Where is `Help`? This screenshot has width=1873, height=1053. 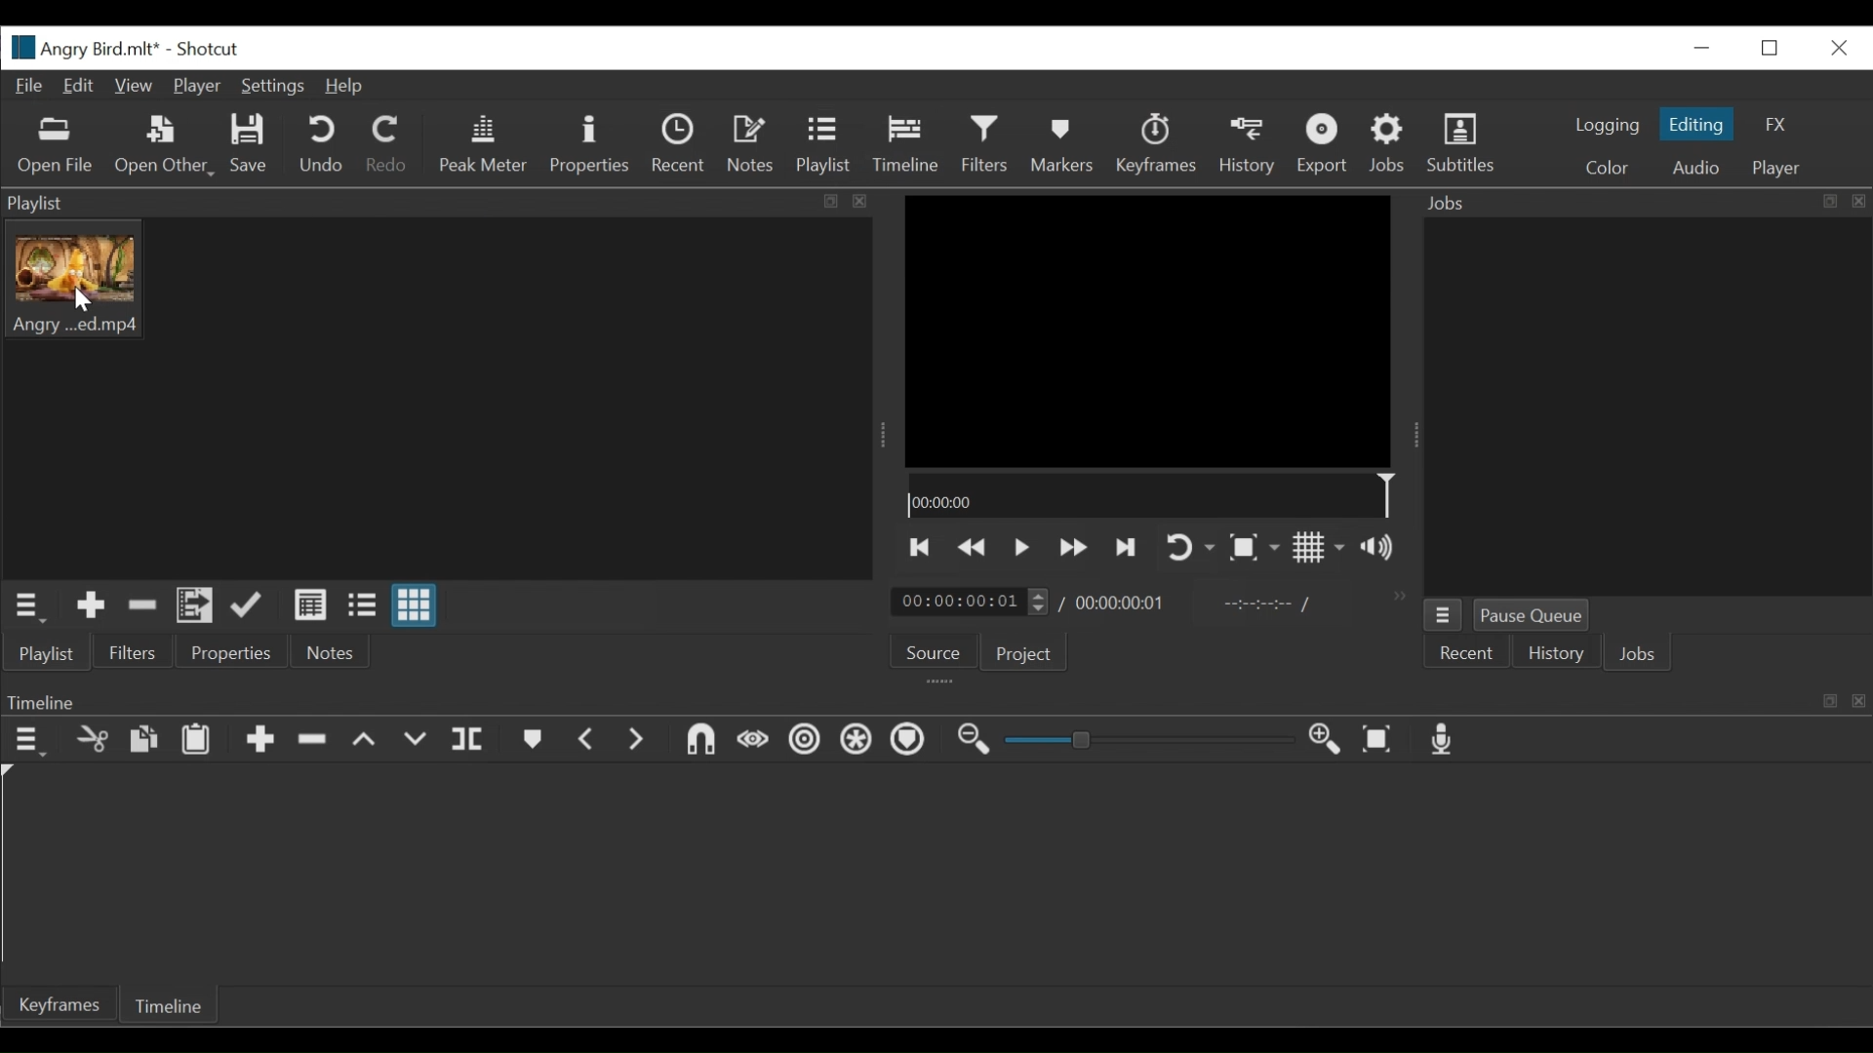
Help is located at coordinates (346, 86).